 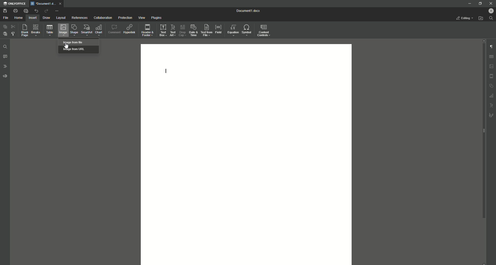 What do you see at coordinates (67, 46) in the screenshot?
I see `Cursor` at bounding box center [67, 46].